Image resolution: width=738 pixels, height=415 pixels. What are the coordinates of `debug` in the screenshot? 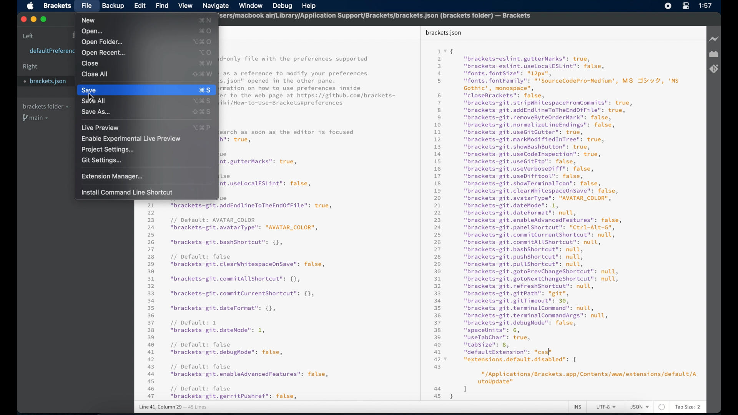 It's located at (283, 5).